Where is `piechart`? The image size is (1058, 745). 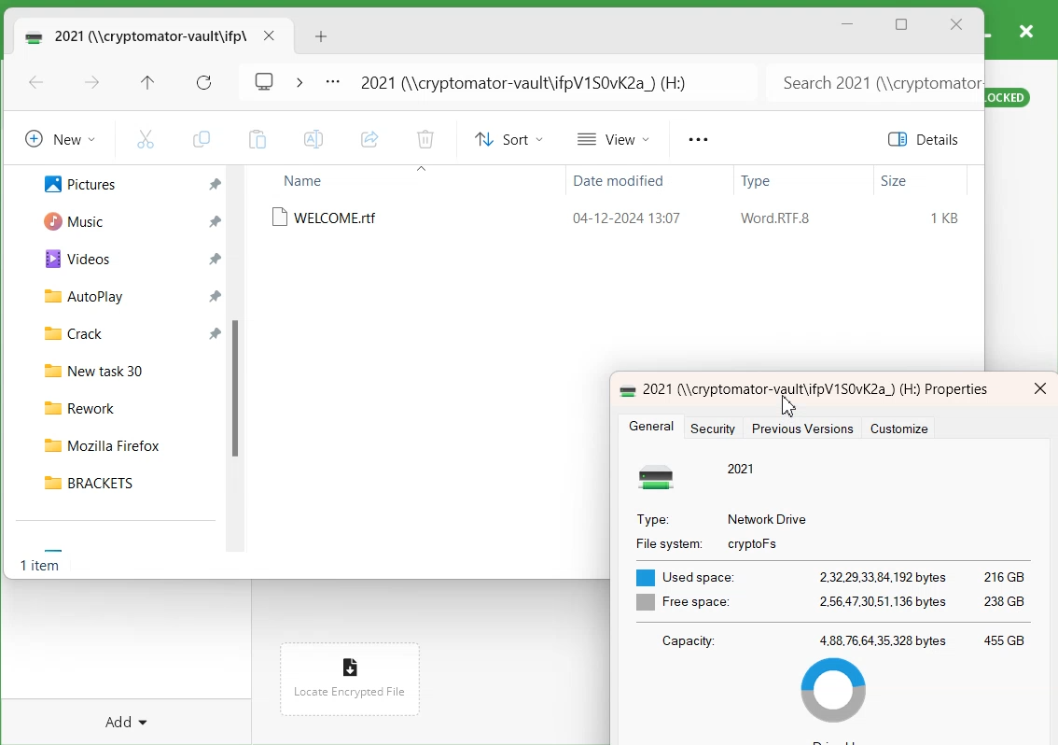 piechart is located at coordinates (838, 694).